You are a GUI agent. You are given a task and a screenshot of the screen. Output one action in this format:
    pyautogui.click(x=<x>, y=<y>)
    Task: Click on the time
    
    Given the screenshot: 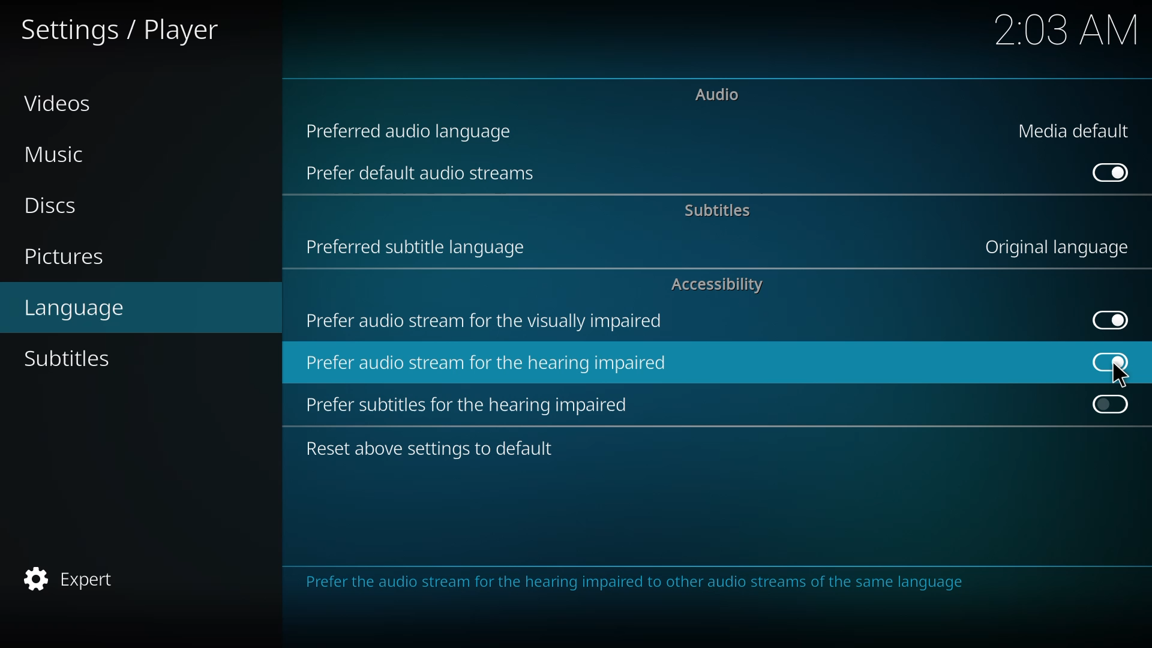 What is the action you would take?
    pyautogui.click(x=1067, y=30)
    